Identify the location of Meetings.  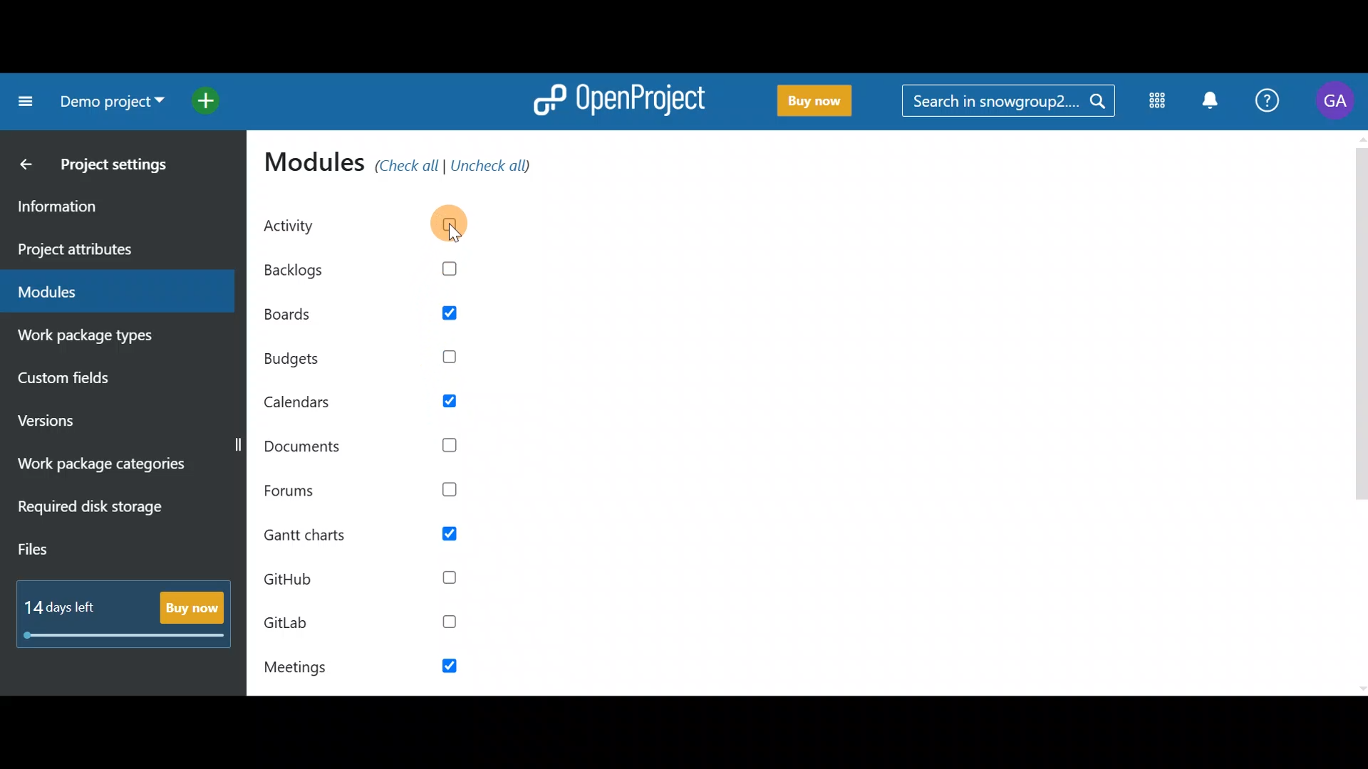
(353, 669).